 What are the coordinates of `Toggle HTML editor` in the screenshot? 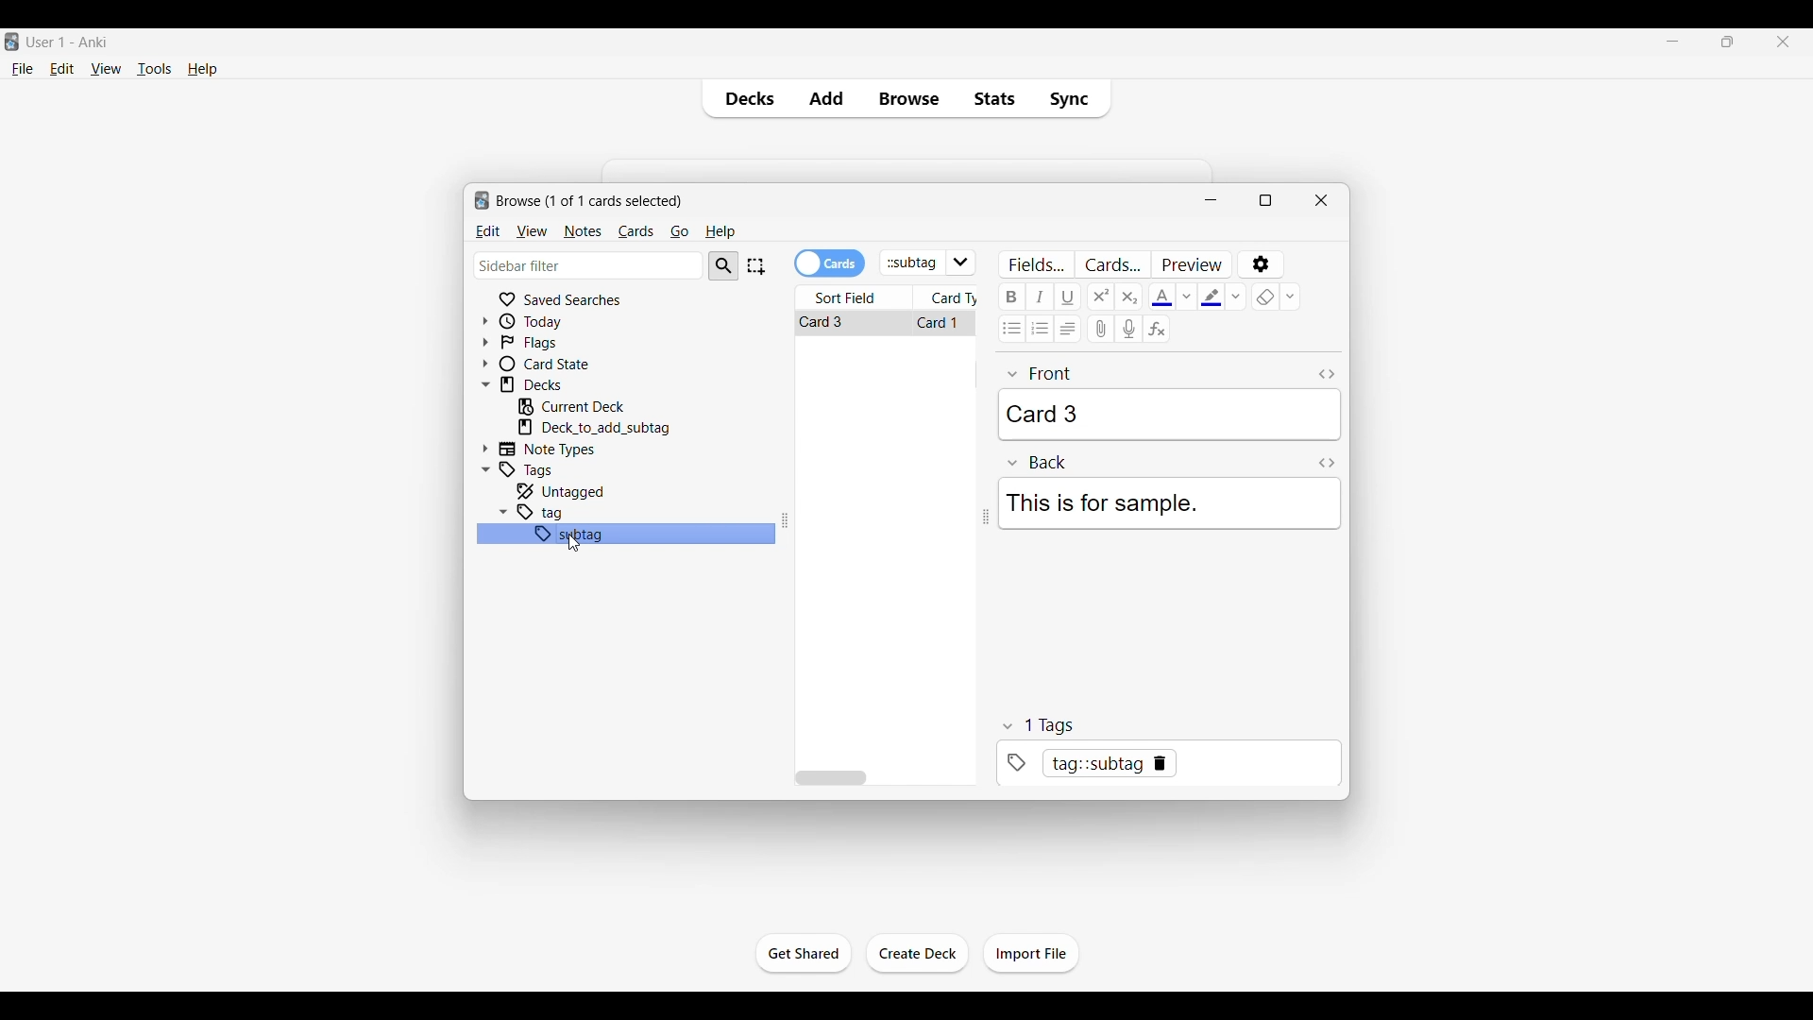 It's located at (1327, 463).